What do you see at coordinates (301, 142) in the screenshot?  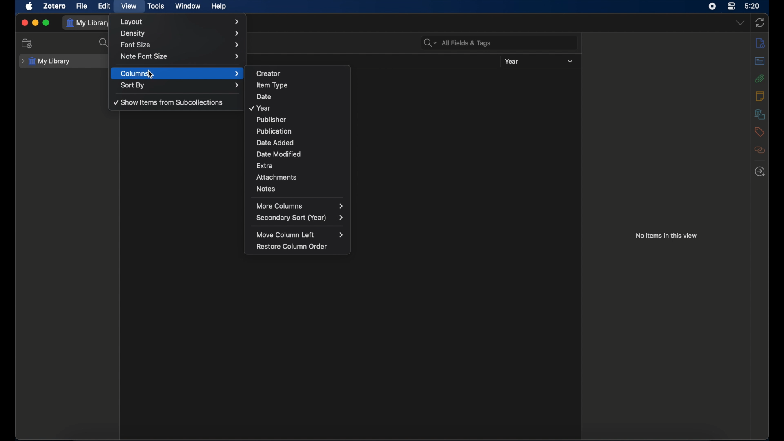 I see `date added` at bounding box center [301, 142].